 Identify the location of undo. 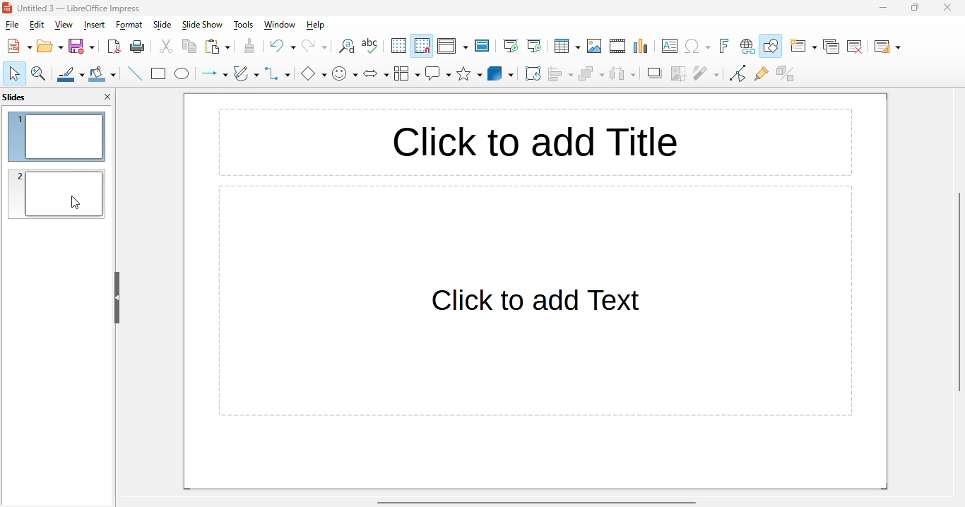
(282, 47).